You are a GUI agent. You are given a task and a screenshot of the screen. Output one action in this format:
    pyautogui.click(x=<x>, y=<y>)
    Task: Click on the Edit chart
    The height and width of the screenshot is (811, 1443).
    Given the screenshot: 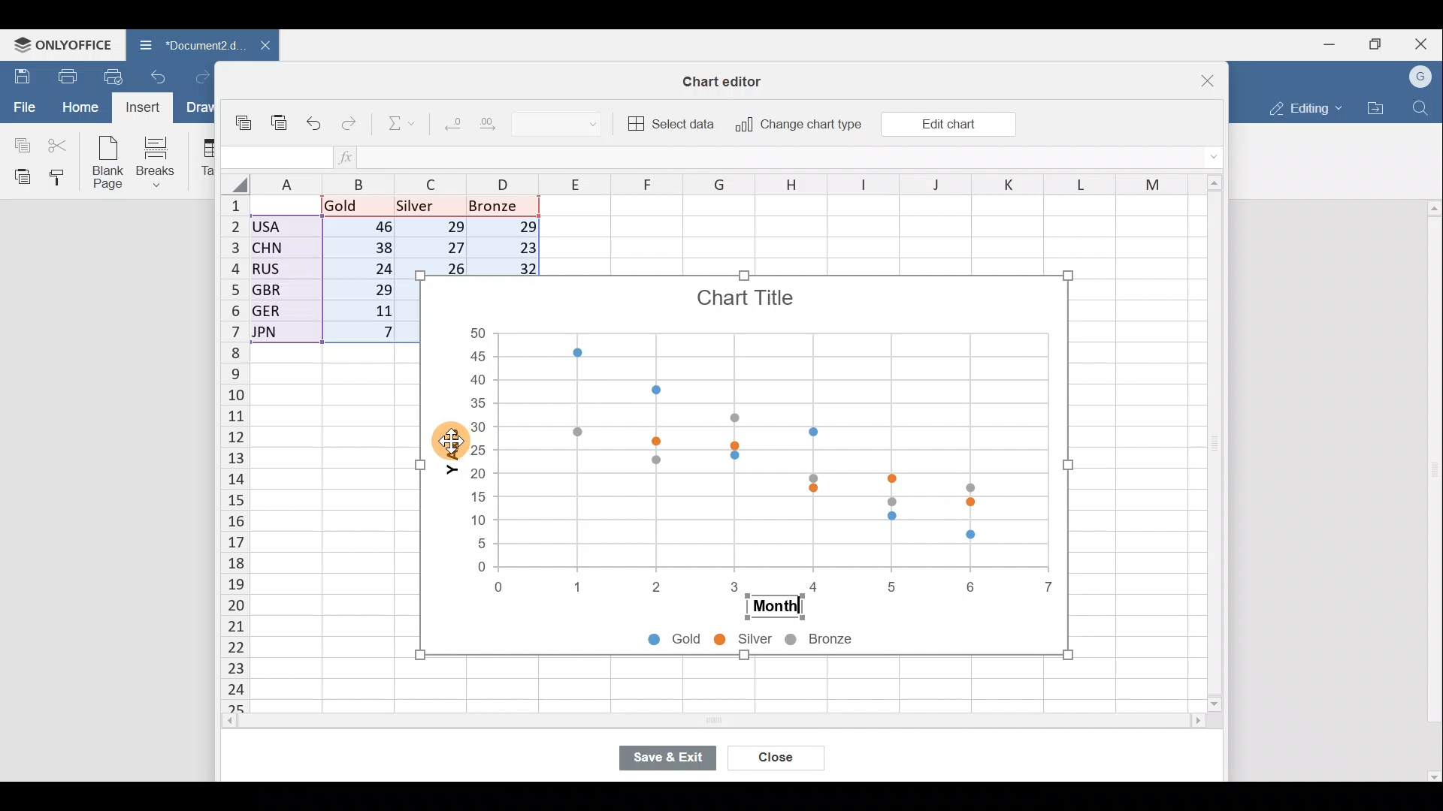 What is the action you would take?
    pyautogui.click(x=947, y=123)
    